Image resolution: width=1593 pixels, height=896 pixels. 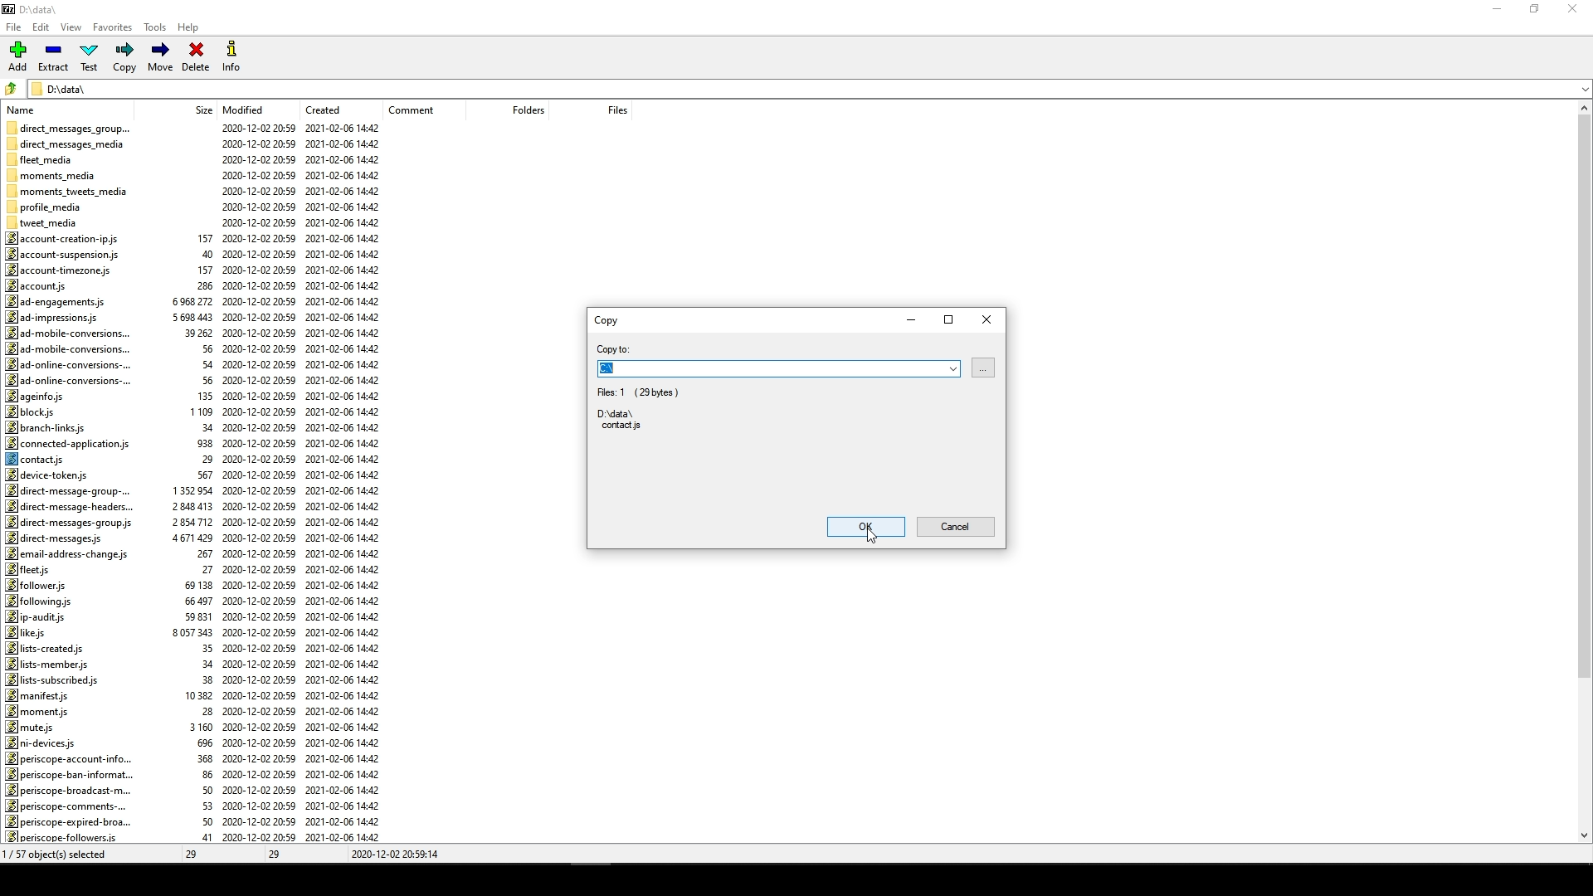 I want to click on connected-application.js, so click(x=66, y=444).